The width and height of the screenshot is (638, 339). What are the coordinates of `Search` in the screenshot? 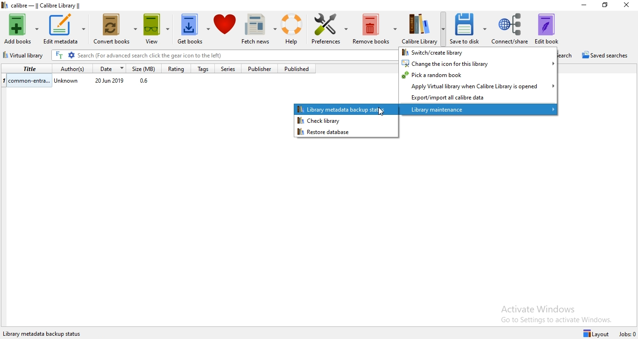 It's located at (569, 55).